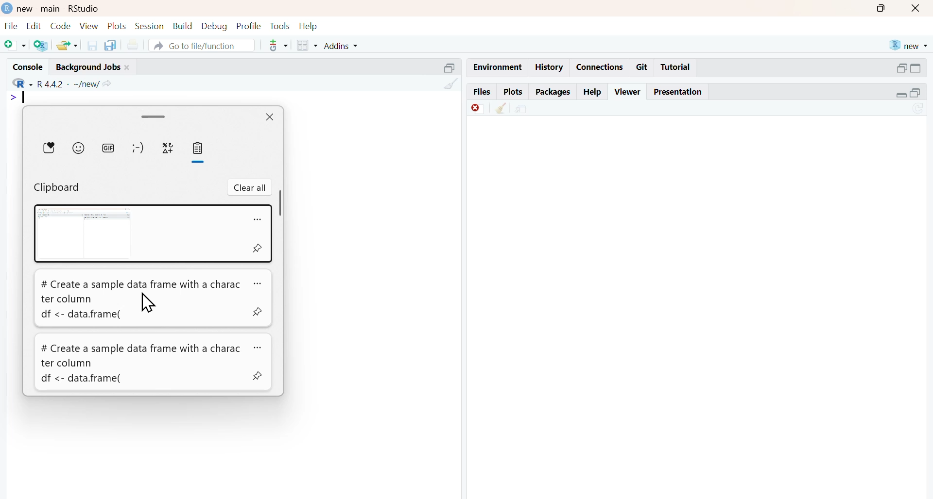 The width and height of the screenshot is (933, 499). Describe the element at coordinates (279, 45) in the screenshot. I see `tools` at that location.